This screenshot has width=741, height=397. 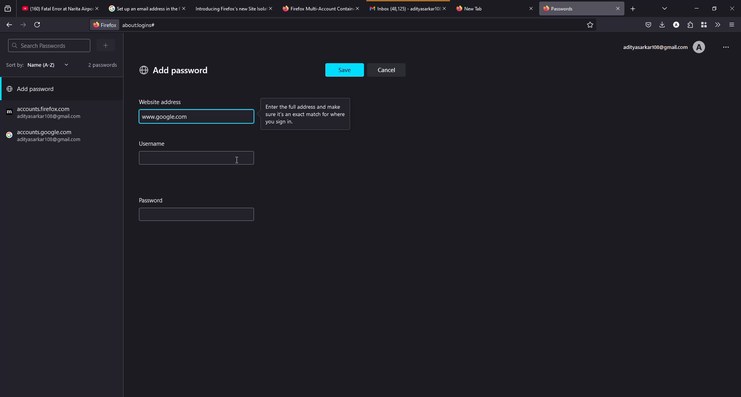 I want to click on close, so click(x=96, y=8).